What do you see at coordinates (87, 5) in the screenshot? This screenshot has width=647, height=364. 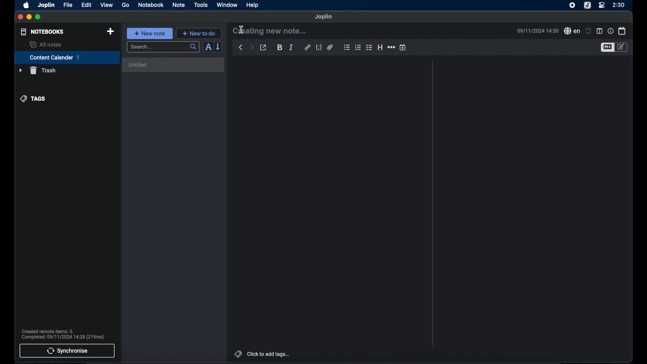 I see `edit` at bounding box center [87, 5].